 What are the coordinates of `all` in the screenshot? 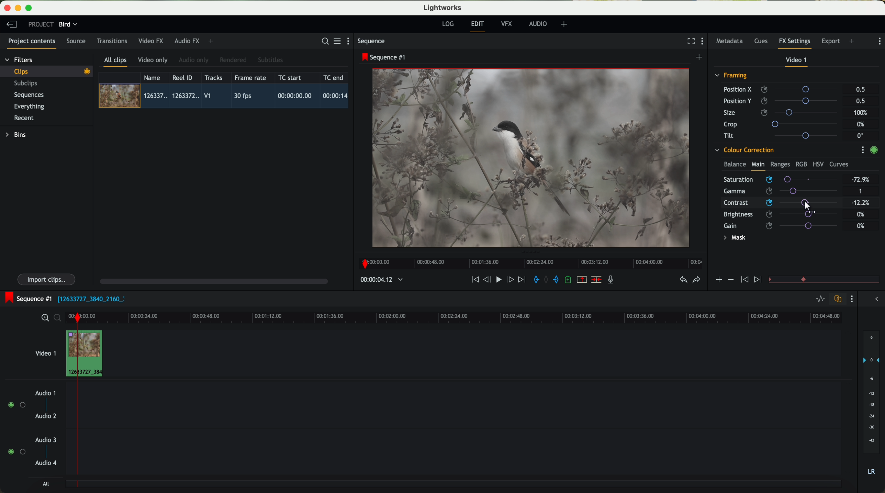 It's located at (46, 484).